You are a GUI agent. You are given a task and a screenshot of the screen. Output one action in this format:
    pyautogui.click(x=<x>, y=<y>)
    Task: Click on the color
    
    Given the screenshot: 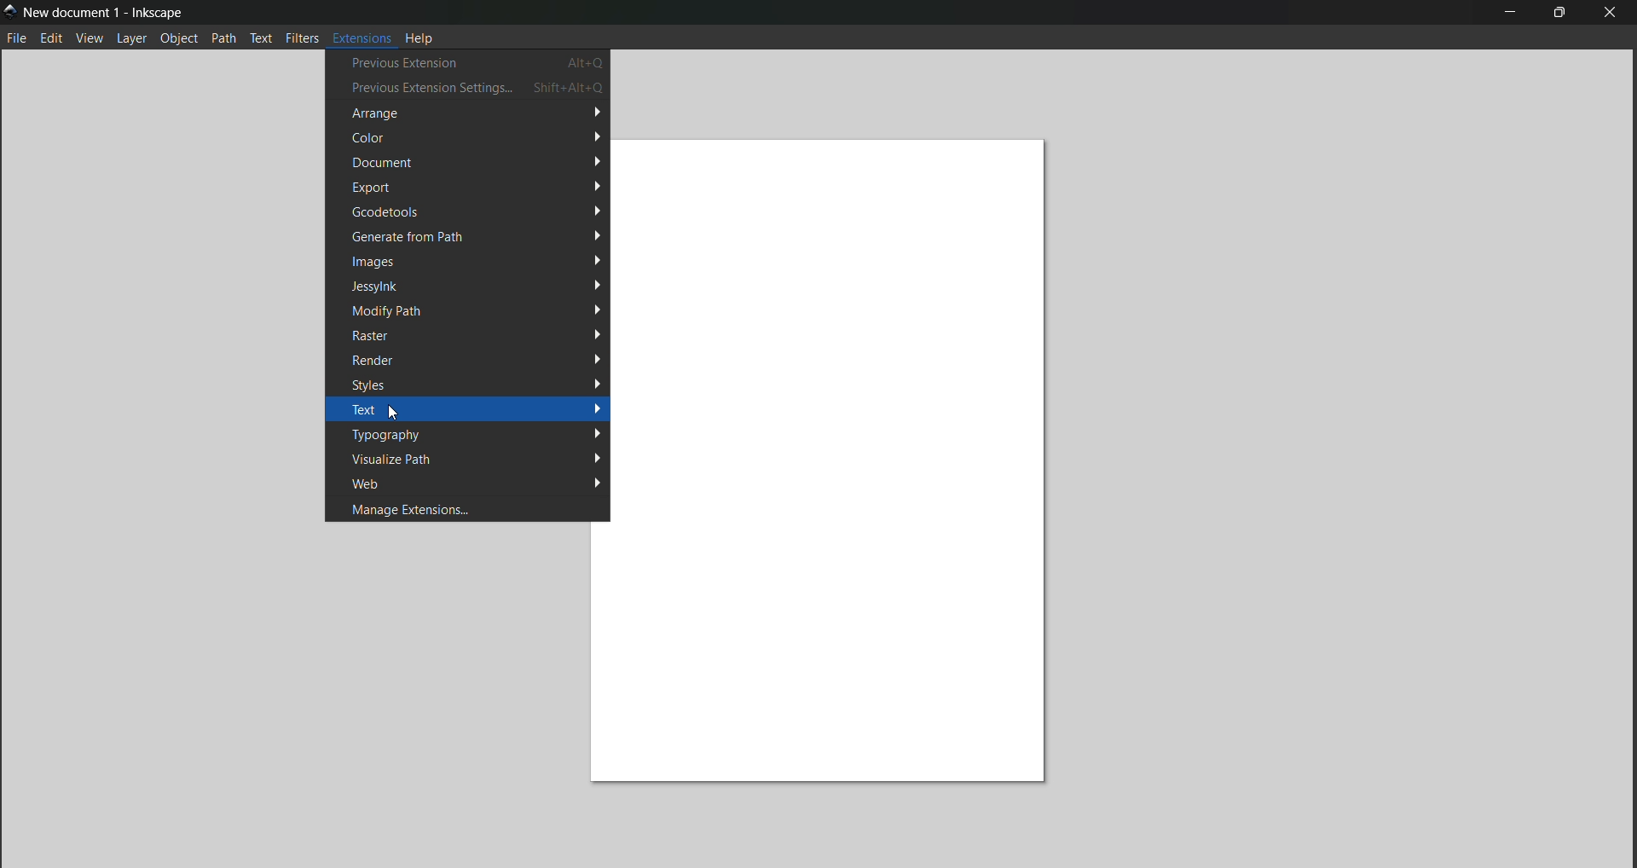 What is the action you would take?
    pyautogui.click(x=476, y=137)
    